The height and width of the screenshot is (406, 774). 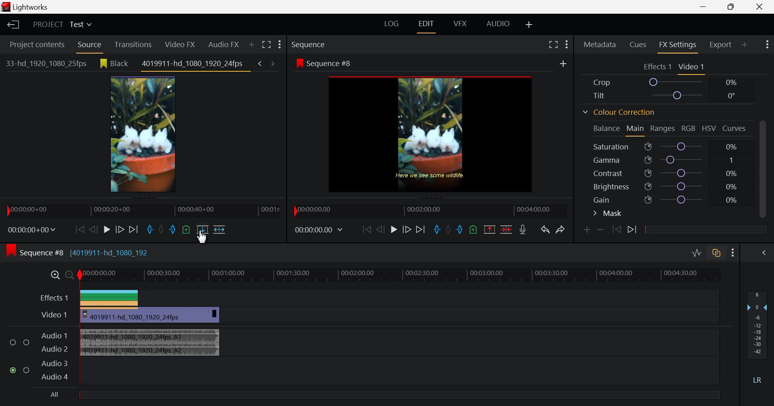 What do you see at coordinates (86, 252) in the screenshot?
I see `Sequence #8 [4019911-hd_1080_192` at bounding box center [86, 252].